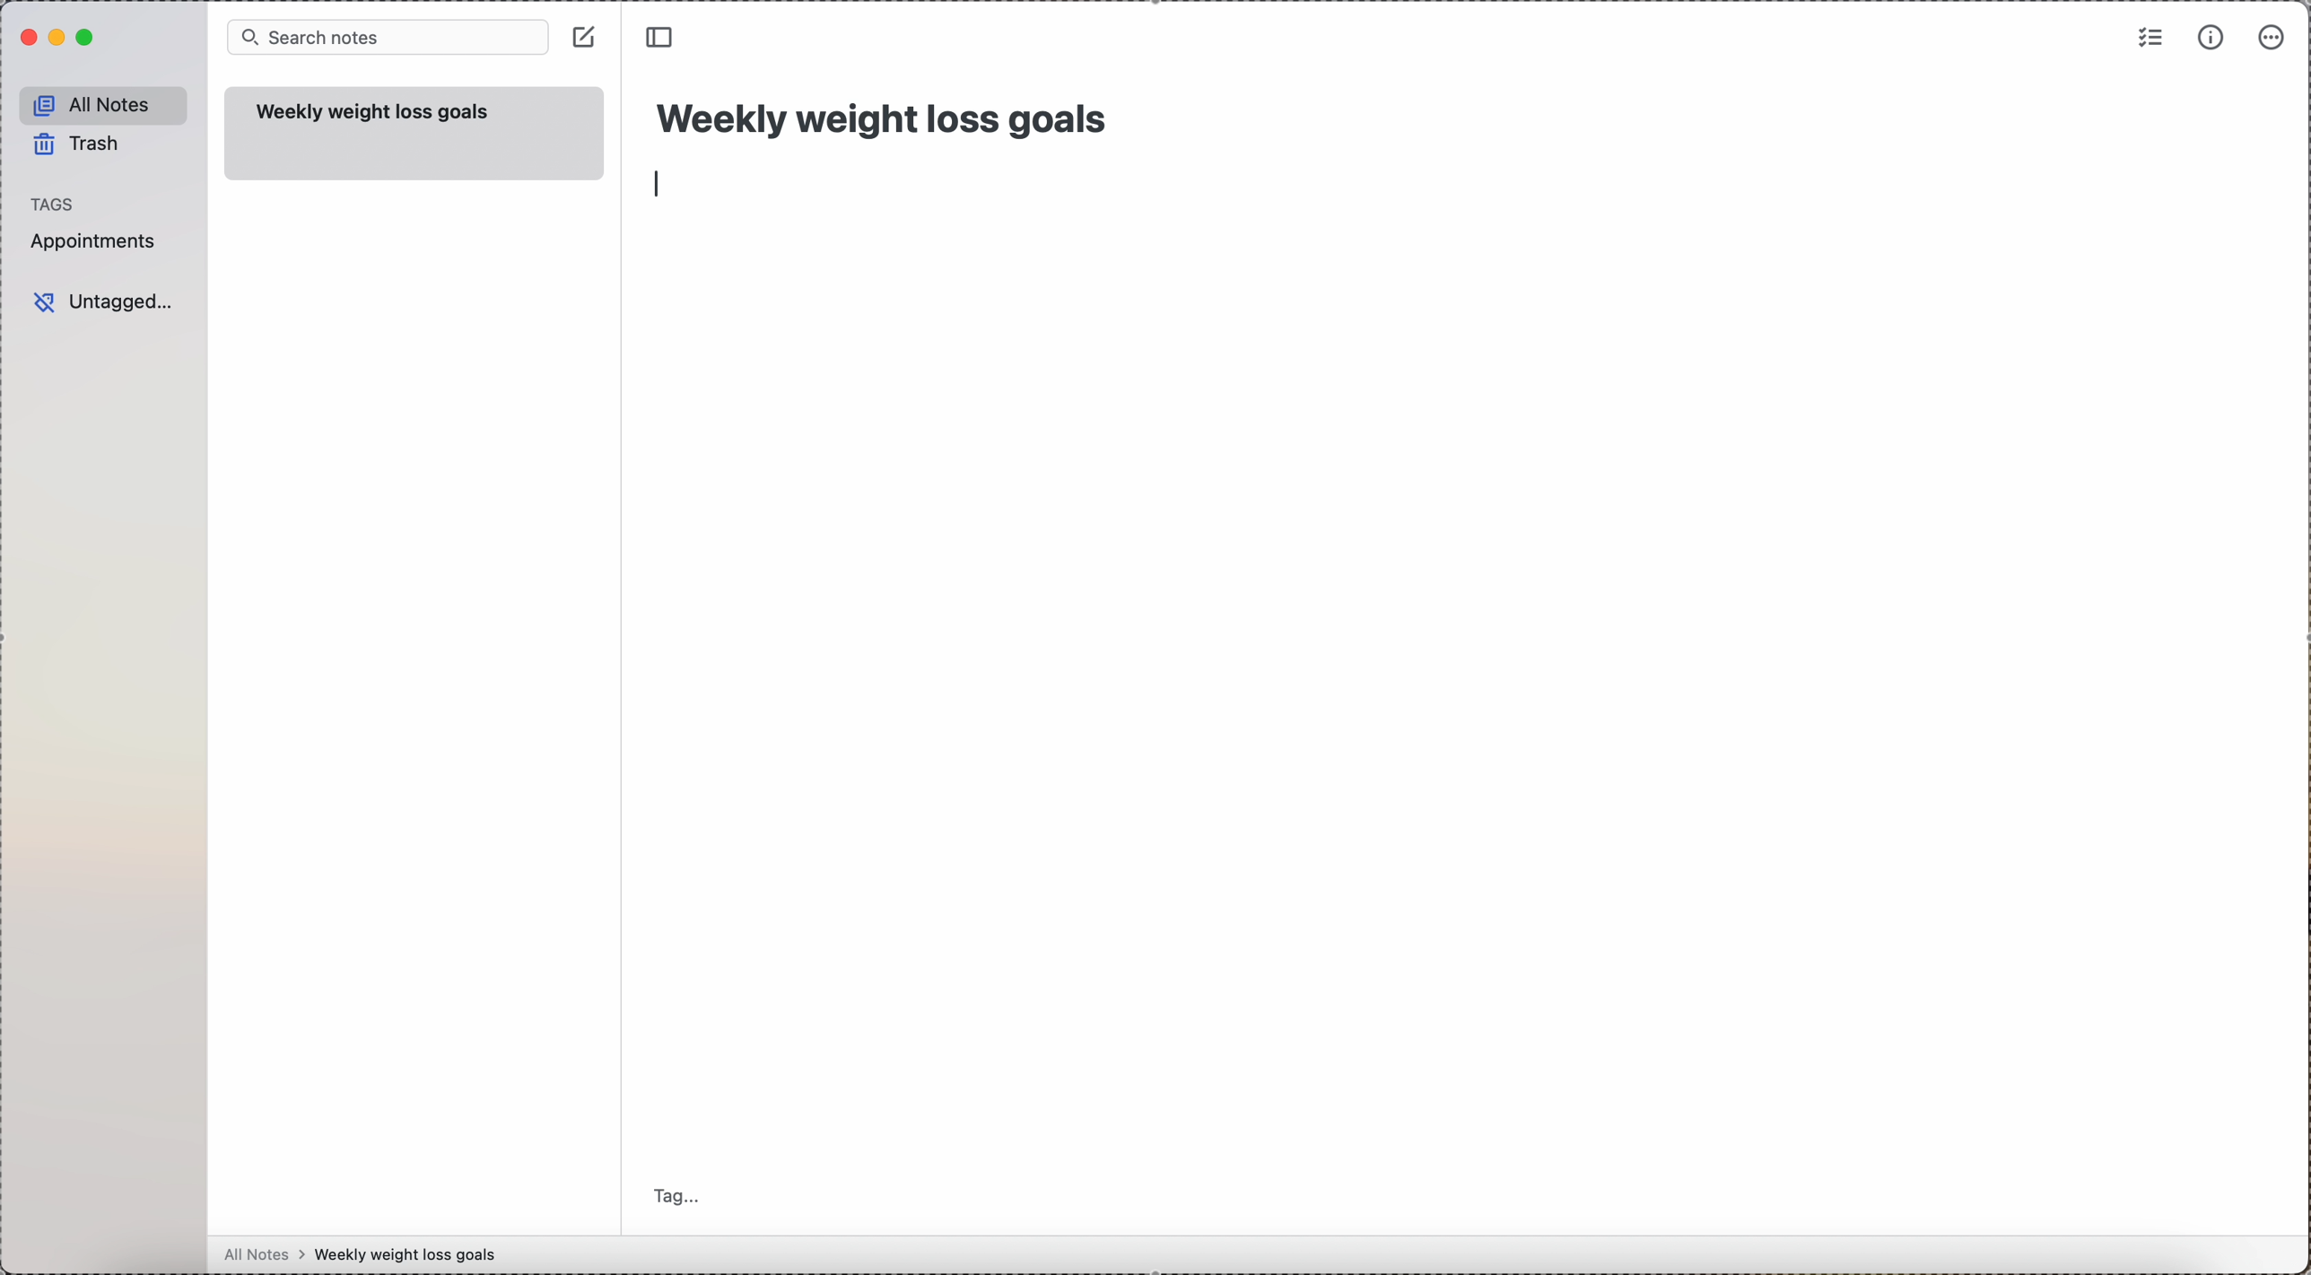 The image size is (2311, 1275). I want to click on weekly weigth loss goals note, so click(417, 134).